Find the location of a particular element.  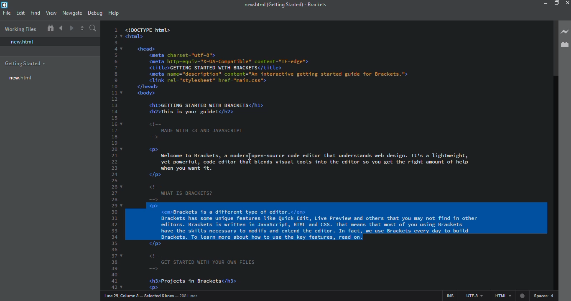

line is located at coordinates (152, 296).